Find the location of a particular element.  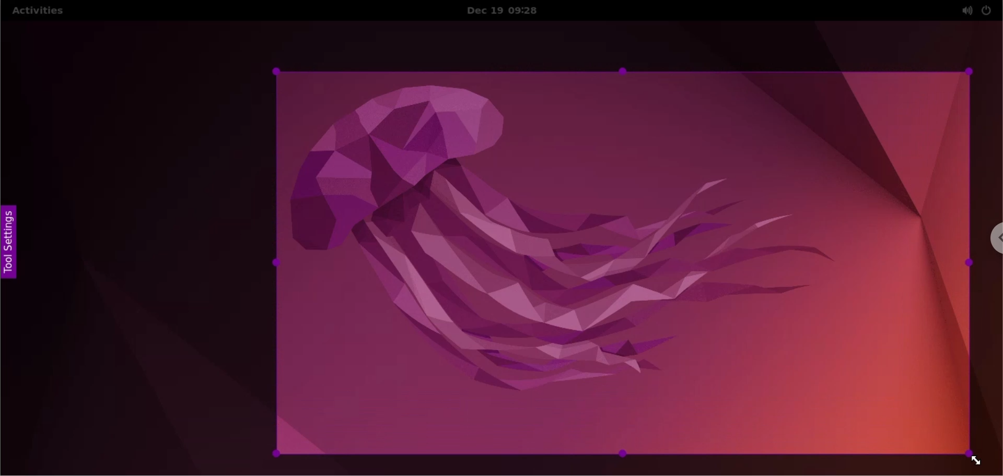

selected area  is located at coordinates (623, 264).